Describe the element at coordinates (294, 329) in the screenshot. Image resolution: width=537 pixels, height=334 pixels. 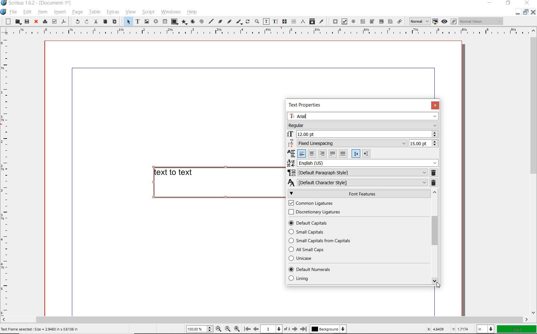
I see `Next page` at that location.